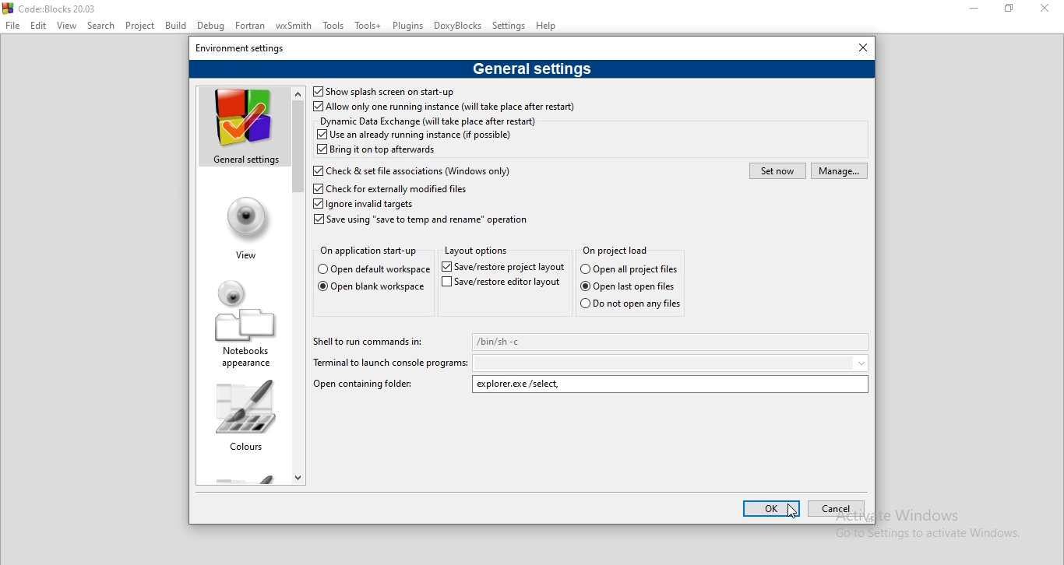 The image size is (1064, 565). Describe the element at coordinates (840, 171) in the screenshot. I see `manage` at that location.